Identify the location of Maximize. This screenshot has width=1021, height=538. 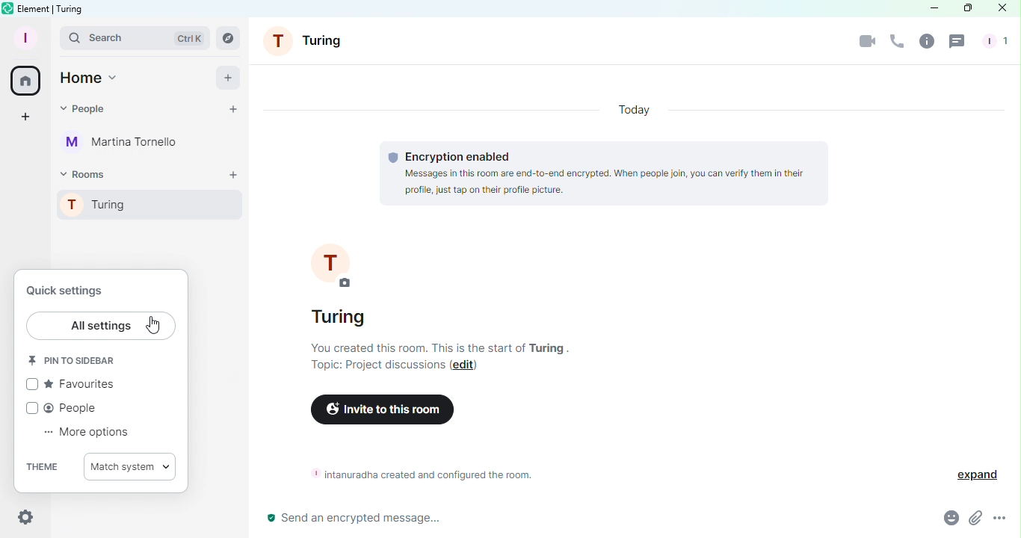
(964, 9).